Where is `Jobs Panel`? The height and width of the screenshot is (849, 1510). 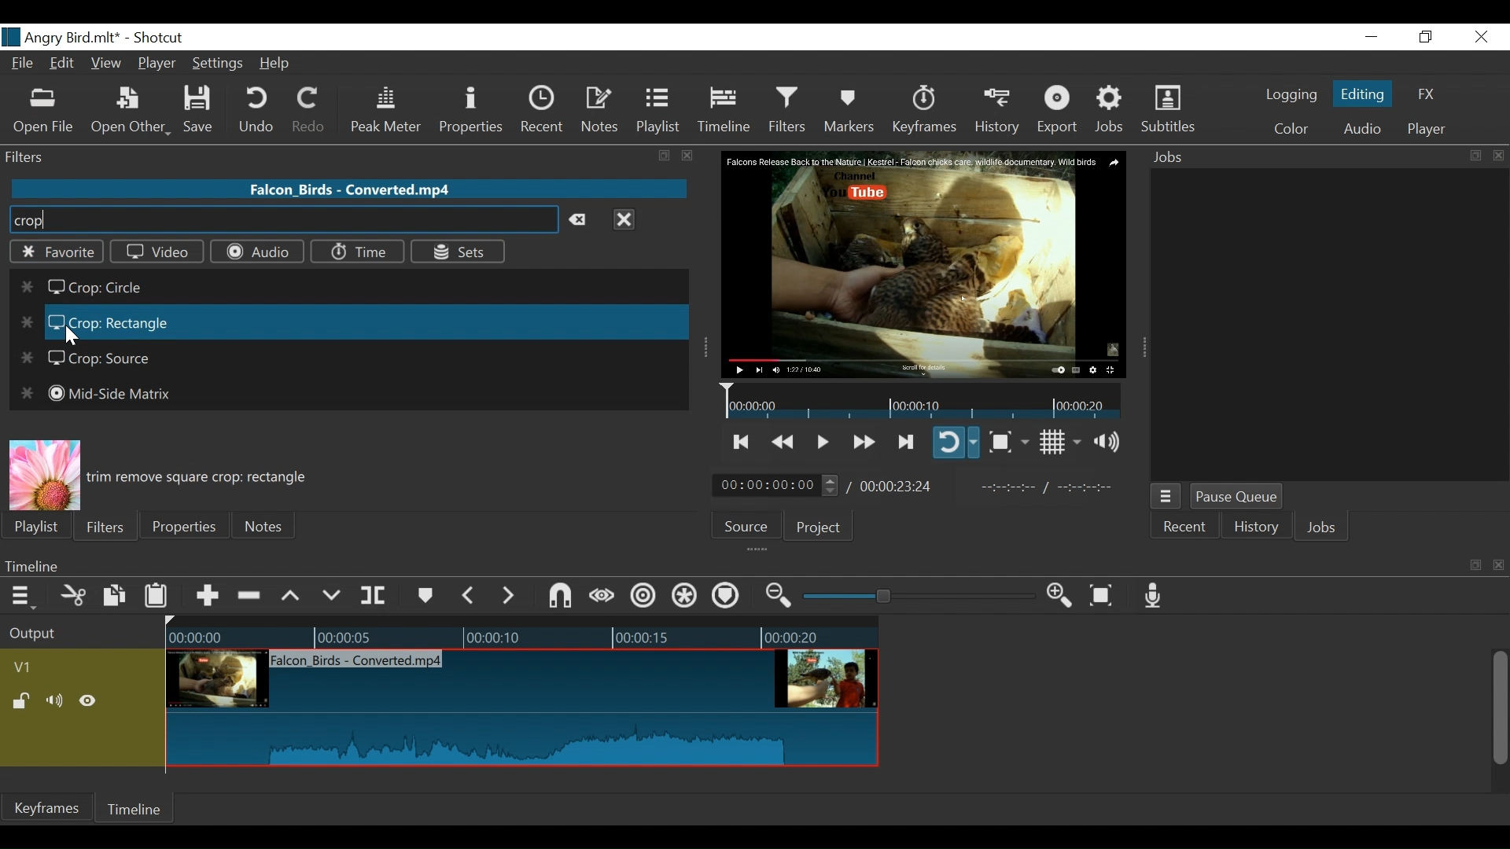 Jobs Panel is located at coordinates (1329, 324).